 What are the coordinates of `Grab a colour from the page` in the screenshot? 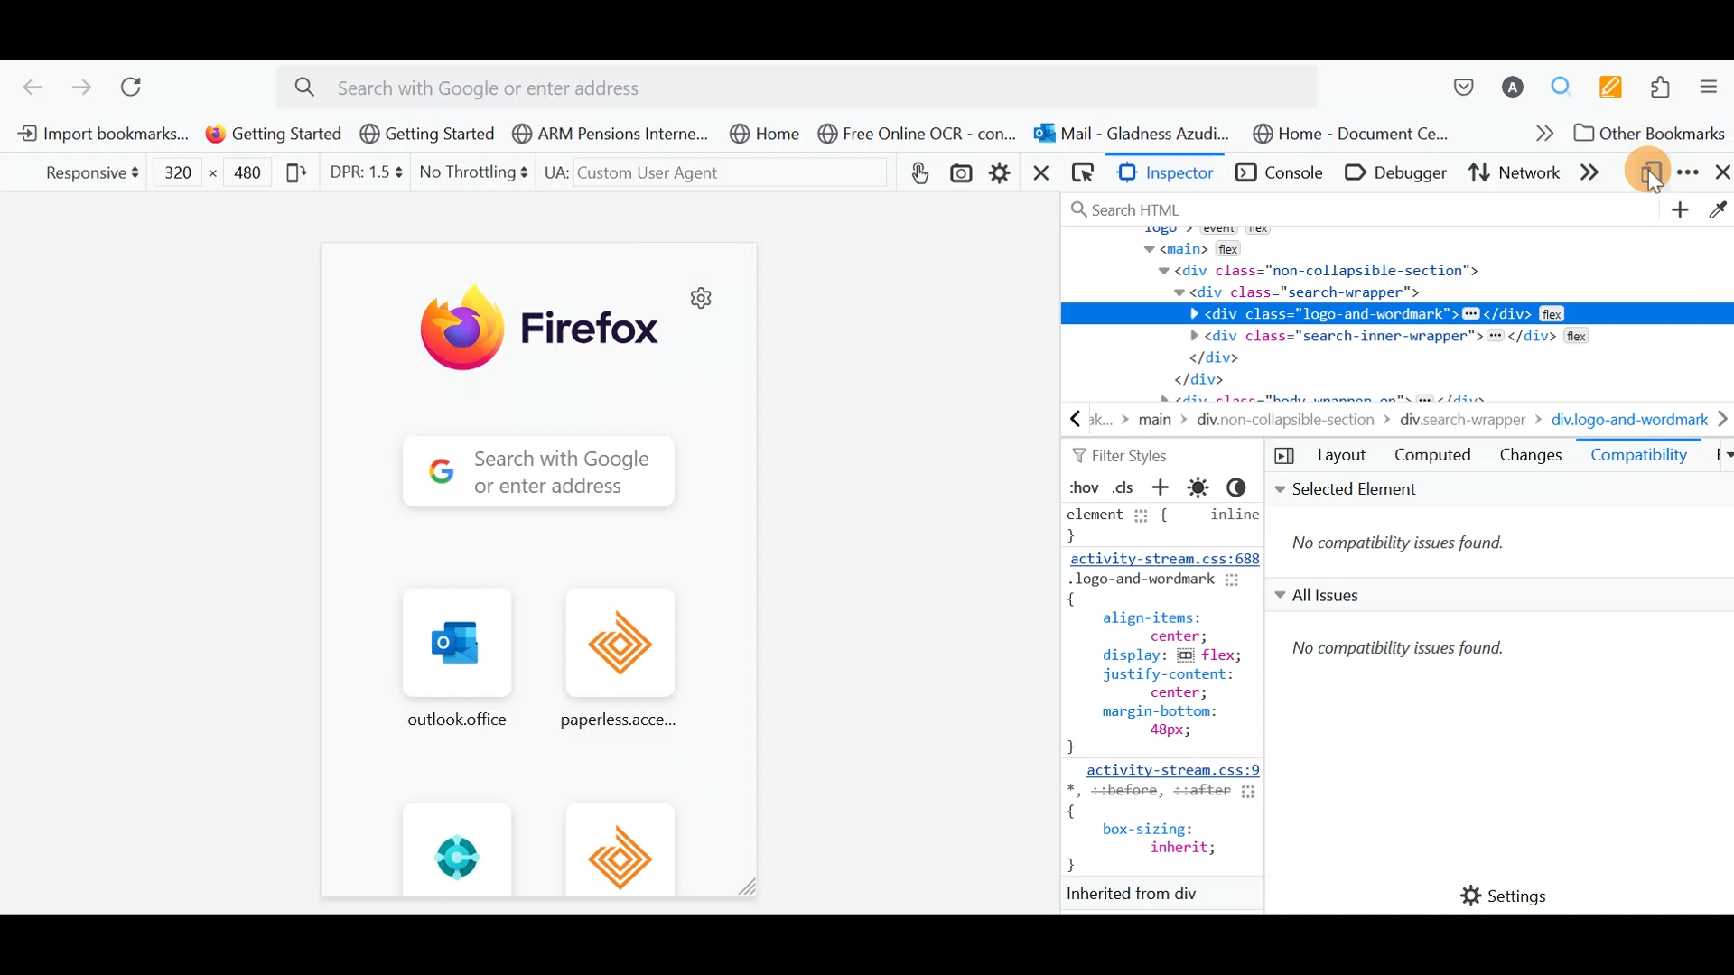 It's located at (1717, 213).